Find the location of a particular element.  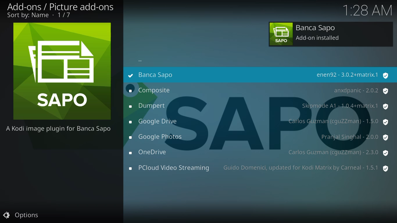

version is located at coordinates (306, 167).